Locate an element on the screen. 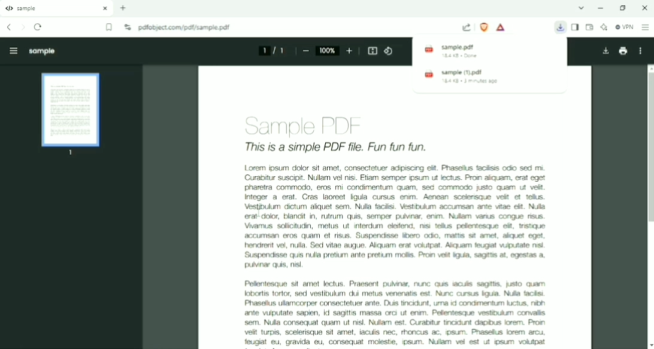 The height and width of the screenshot is (349, 654). Minimize is located at coordinates (602, 8).